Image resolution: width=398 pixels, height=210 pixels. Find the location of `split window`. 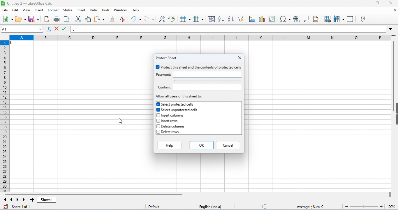

split window is located at coordinates (351, 19).